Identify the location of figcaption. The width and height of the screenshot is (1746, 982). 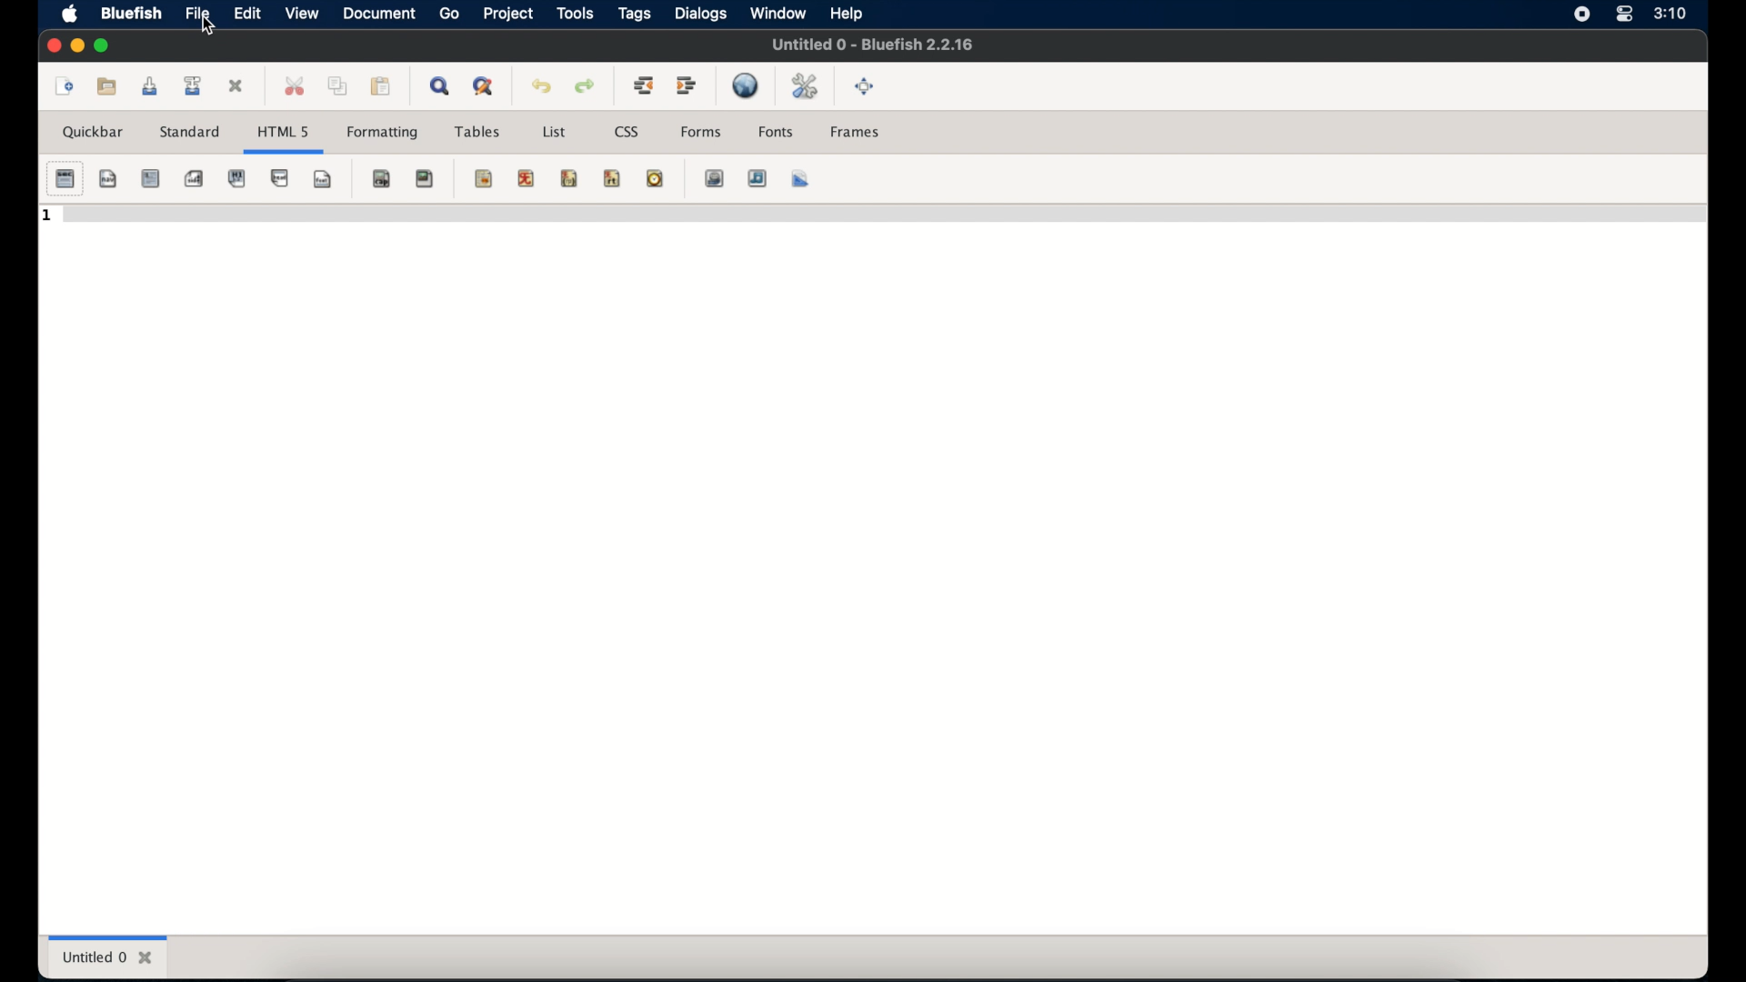
(383, 178).